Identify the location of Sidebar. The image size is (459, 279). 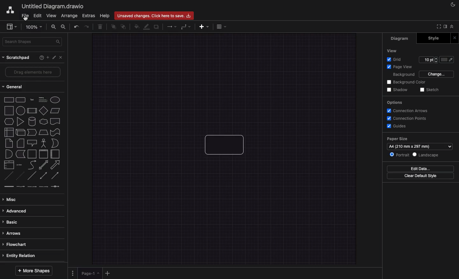
(445, 27).